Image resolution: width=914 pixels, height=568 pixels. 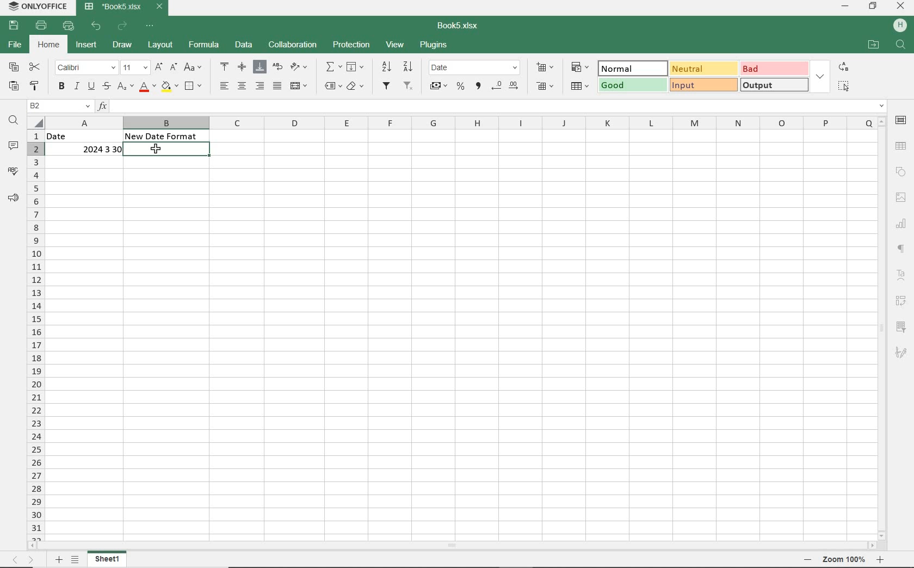 What do you see at coordinates (162, 46) in the screenshot?
I see `LAYOUT` at bounding box center [162, 46].